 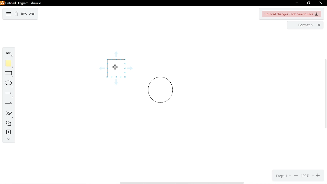 I want to click on Unsaved changes. Click here to save, so click(x=292, y=14).